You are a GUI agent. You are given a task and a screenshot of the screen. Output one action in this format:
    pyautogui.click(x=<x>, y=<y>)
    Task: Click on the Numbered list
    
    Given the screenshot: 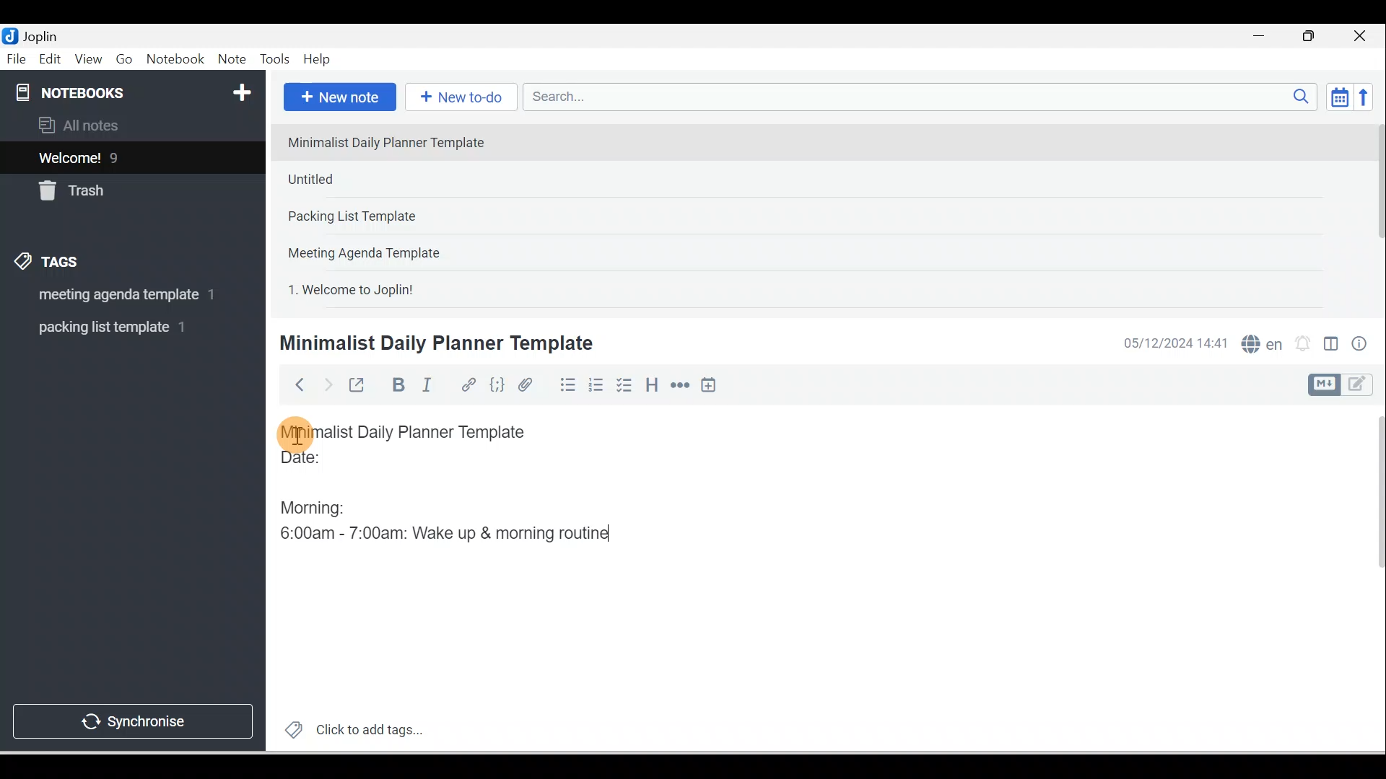 What is the action you would take?
    pyautogui.click(x=596, y=384)
    